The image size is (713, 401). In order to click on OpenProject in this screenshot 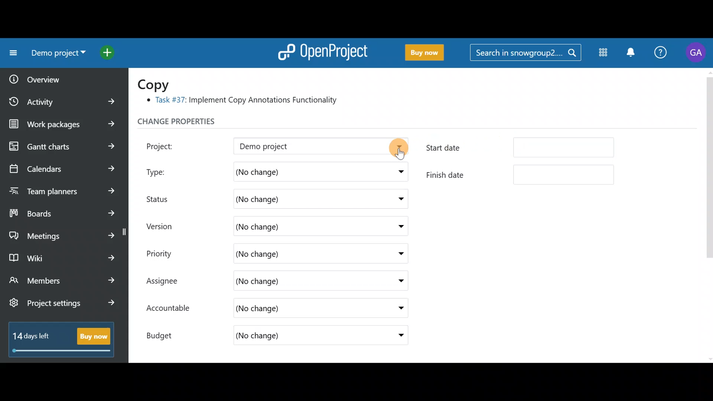, I will do `click(321, 50)`.